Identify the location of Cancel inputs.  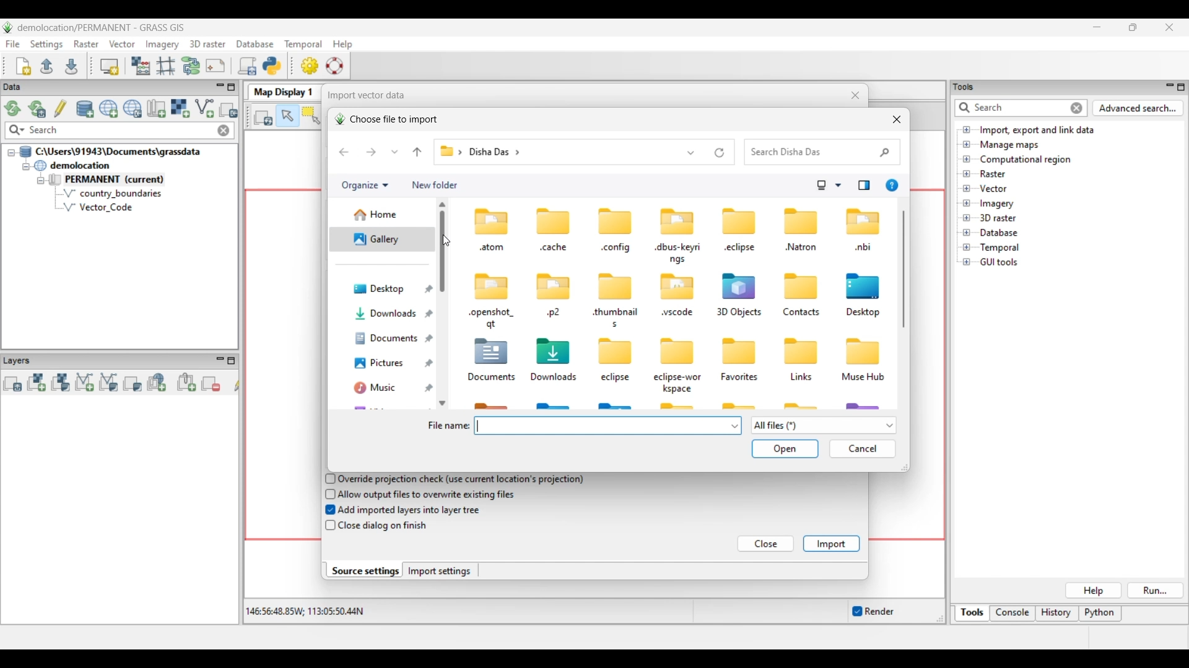
(863, 449).